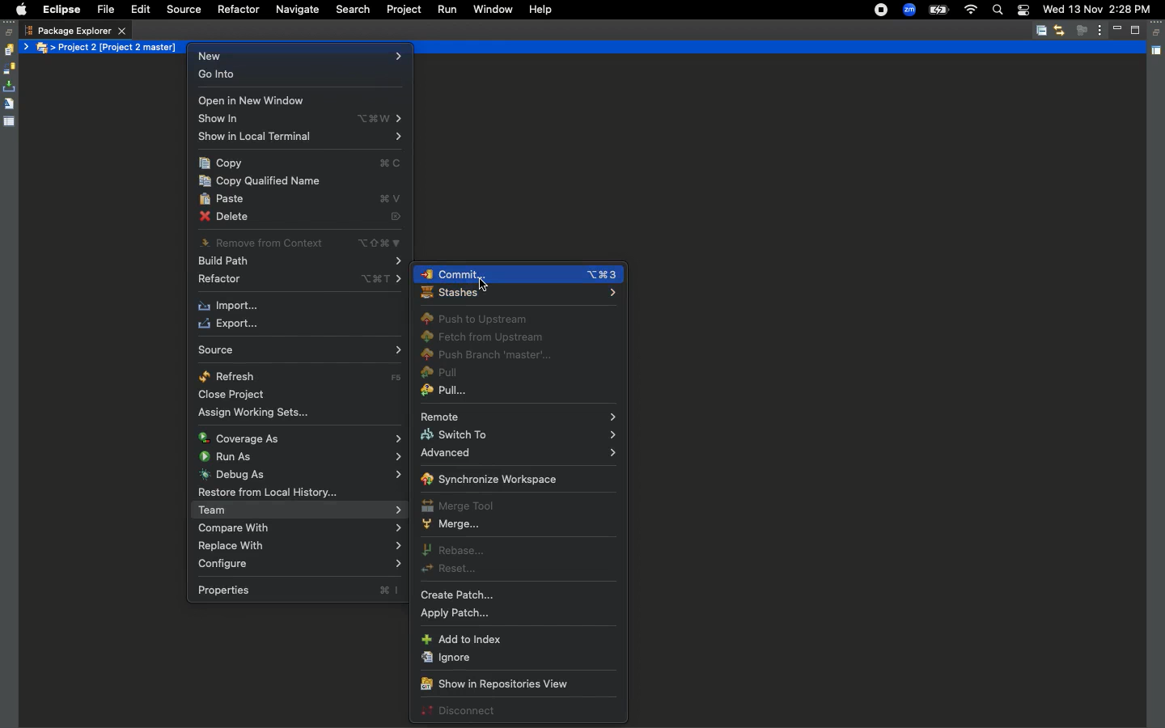 The height and width of the screenshot is (728, 1165). What do you see at coordinates (446, 10) in the screenshot?
I see `Run` at bounding box center [446, 10].